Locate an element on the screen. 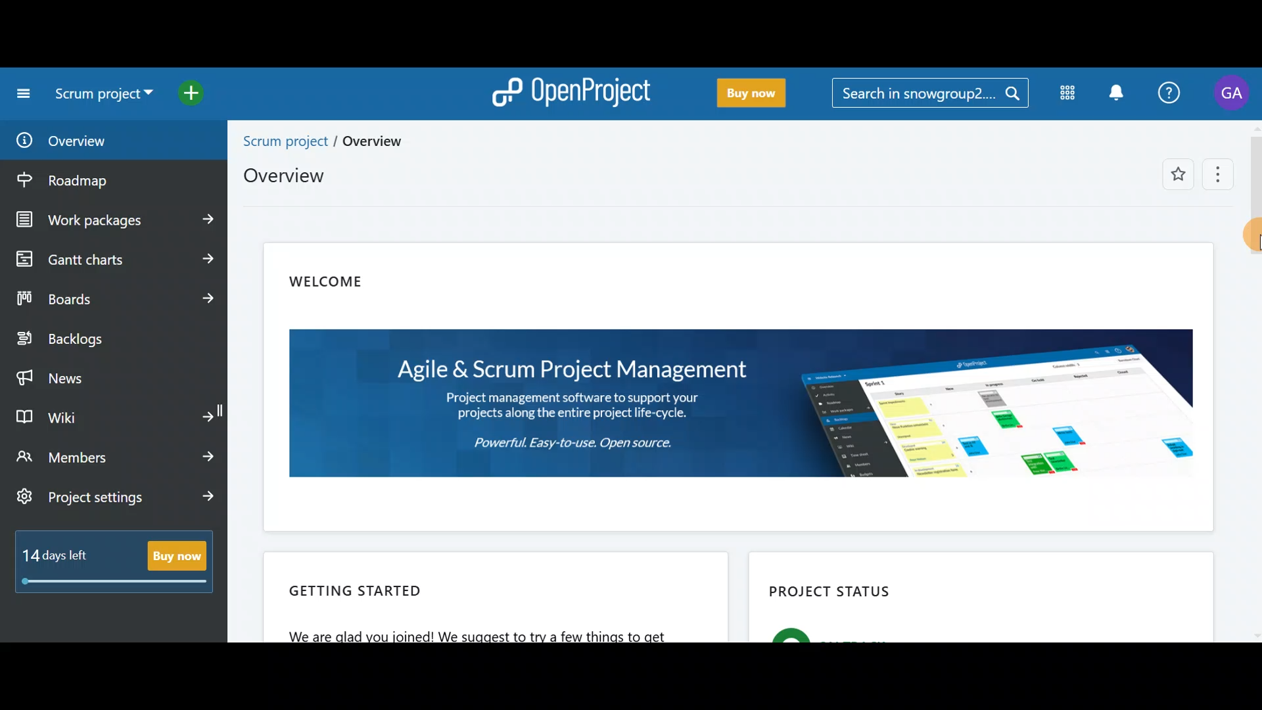 The width and height of the screenshot is (1262, 710). Backlogs is located at coordinates (103, 340).